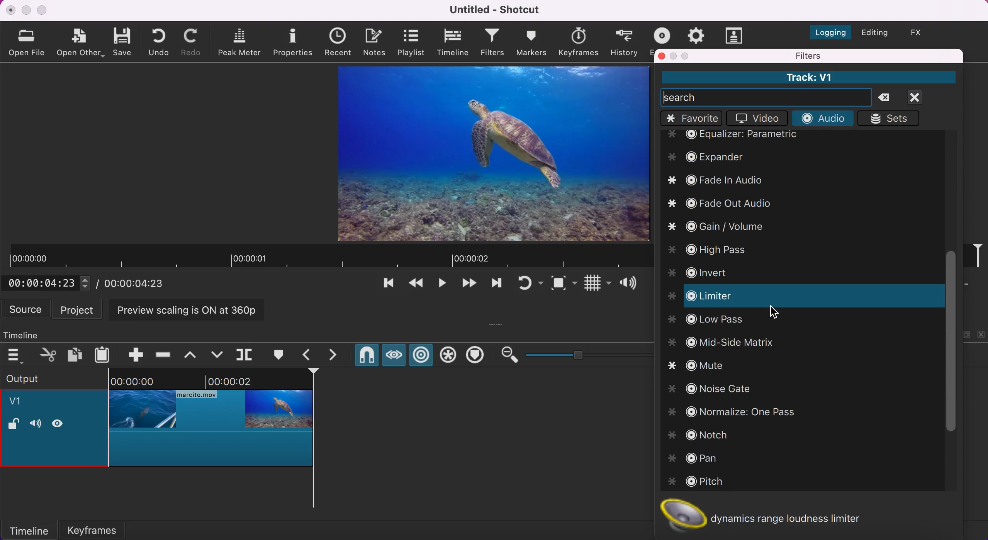 This screenshot has width=988, height=540. What do you see at coordinates (50, 283) in the screenshot?
I see `current position` at bounding box center [50, 283].